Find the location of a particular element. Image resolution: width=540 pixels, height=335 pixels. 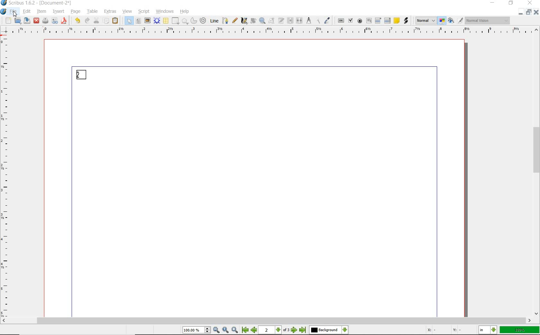

pdf list box is located at coordinates (388, 21).